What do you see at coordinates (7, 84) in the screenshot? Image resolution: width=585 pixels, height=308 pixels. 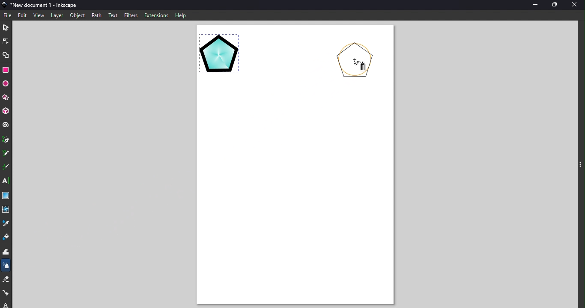 I see `Ellipse/arc tool` at bounding box center [7, 84].